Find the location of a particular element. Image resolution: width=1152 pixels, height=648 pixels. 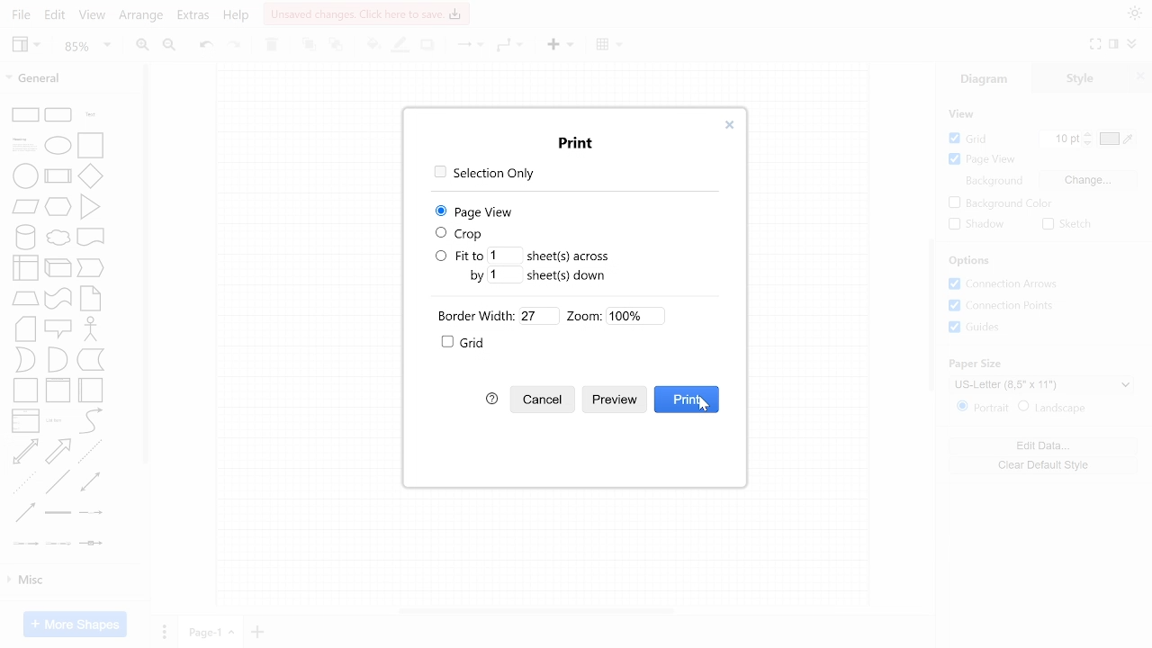

Horizontal container is located at coordinates (90, 391).